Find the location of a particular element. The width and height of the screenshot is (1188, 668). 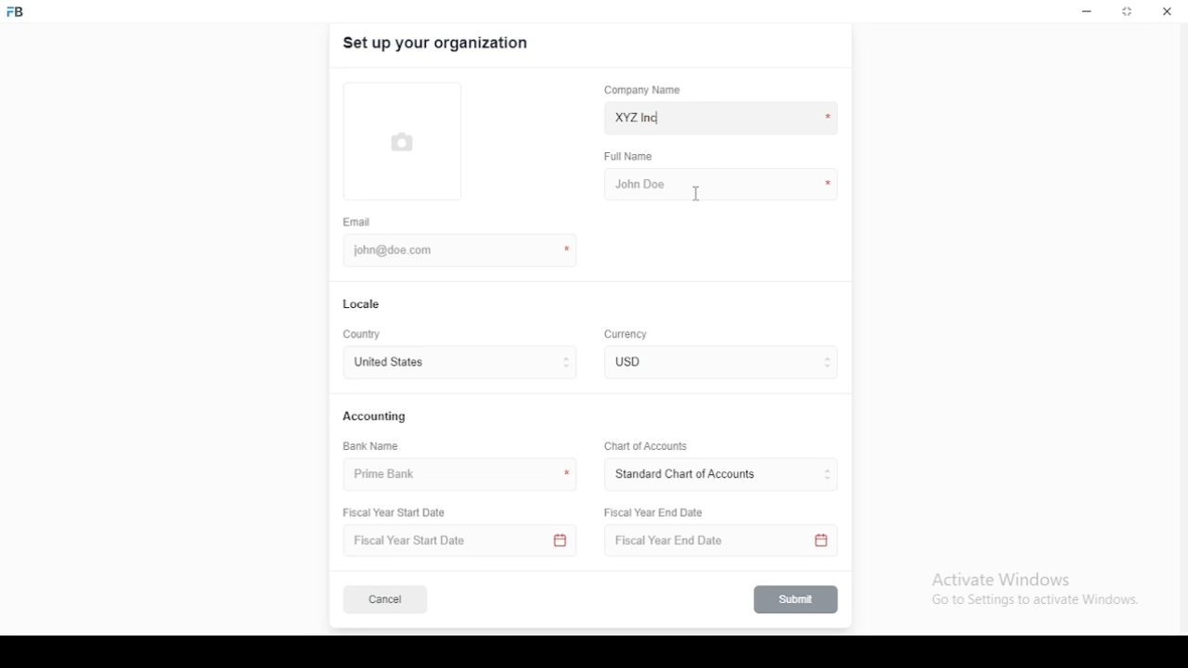

accounting is located at coordinates (376, 416).